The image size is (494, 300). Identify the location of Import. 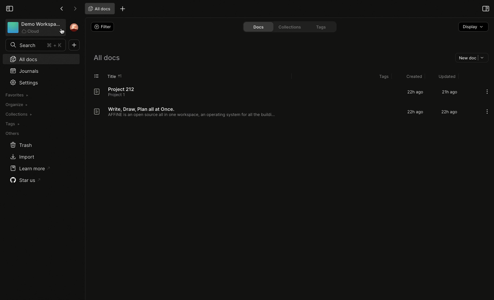
(22, 158).